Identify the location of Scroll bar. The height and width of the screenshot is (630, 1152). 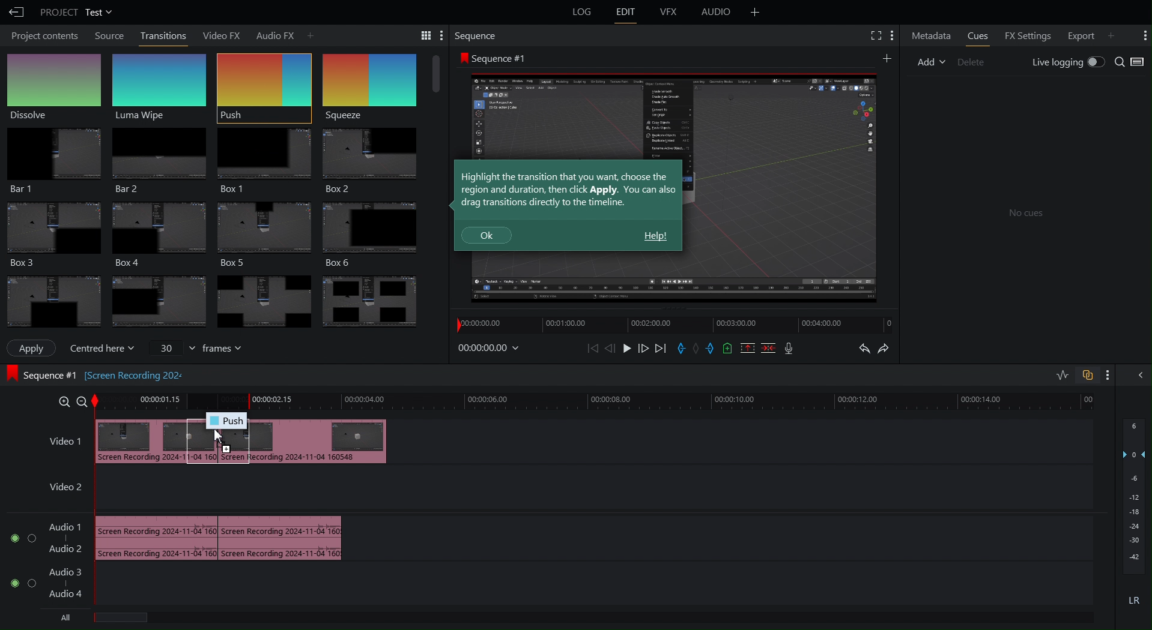
(436, 74).